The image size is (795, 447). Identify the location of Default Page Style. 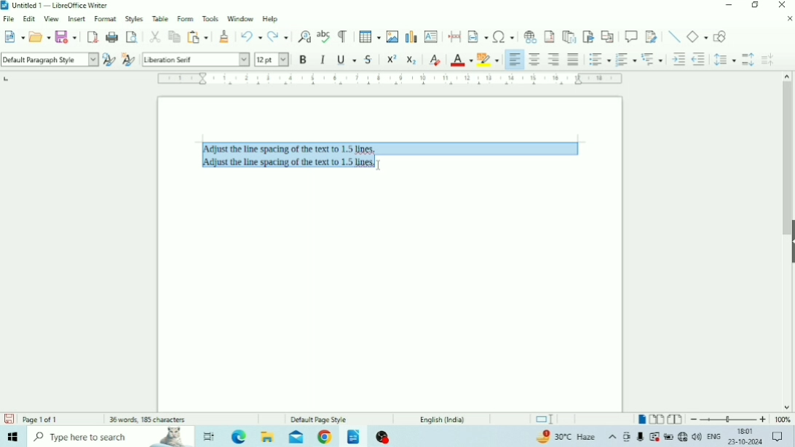
(319, 419).